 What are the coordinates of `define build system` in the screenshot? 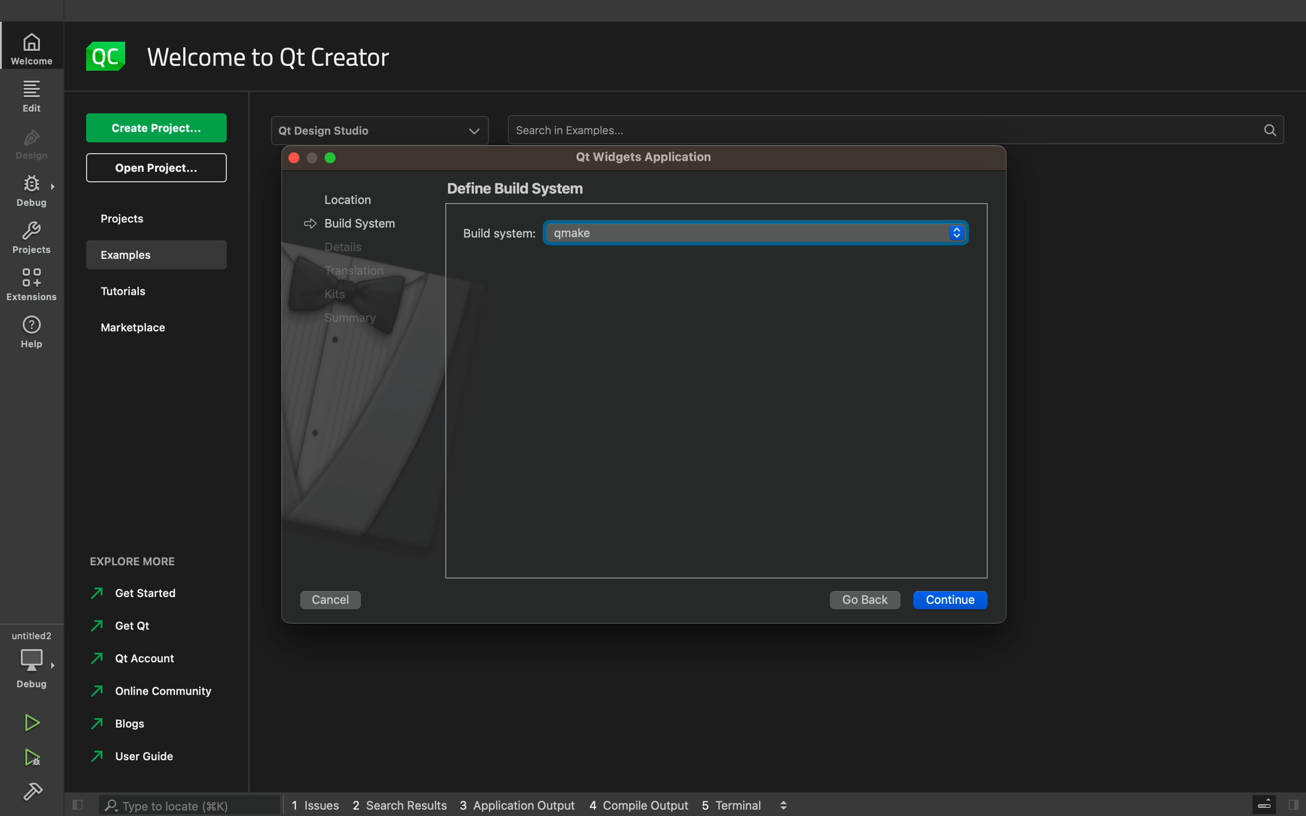 It's located at (516, 188).